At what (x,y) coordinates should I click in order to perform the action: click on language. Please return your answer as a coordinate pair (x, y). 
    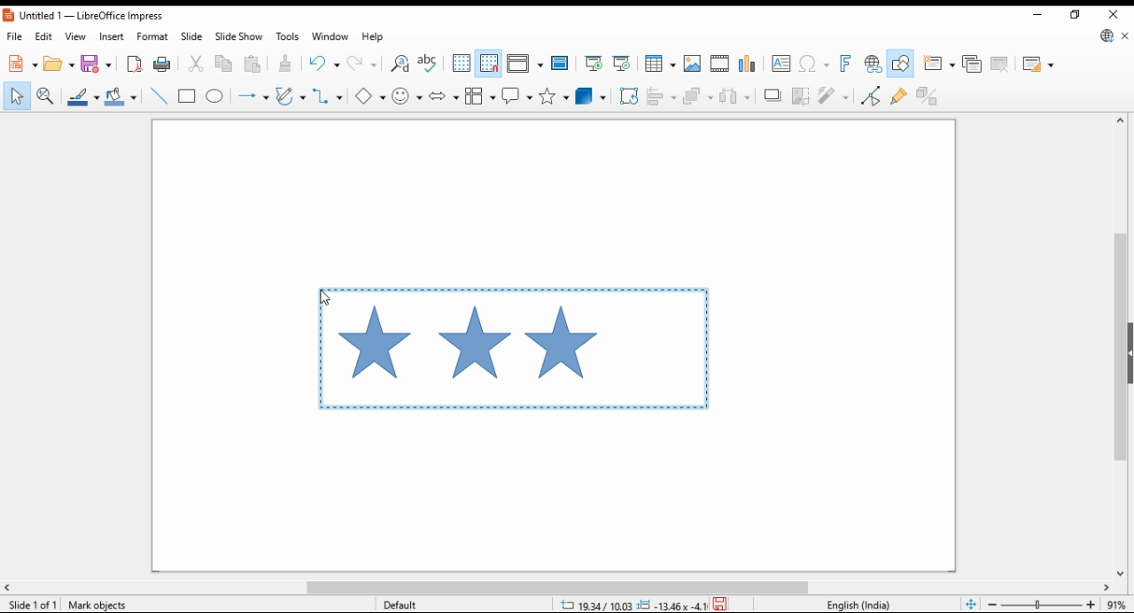
    Looking at the image, I should click on (863, 604).